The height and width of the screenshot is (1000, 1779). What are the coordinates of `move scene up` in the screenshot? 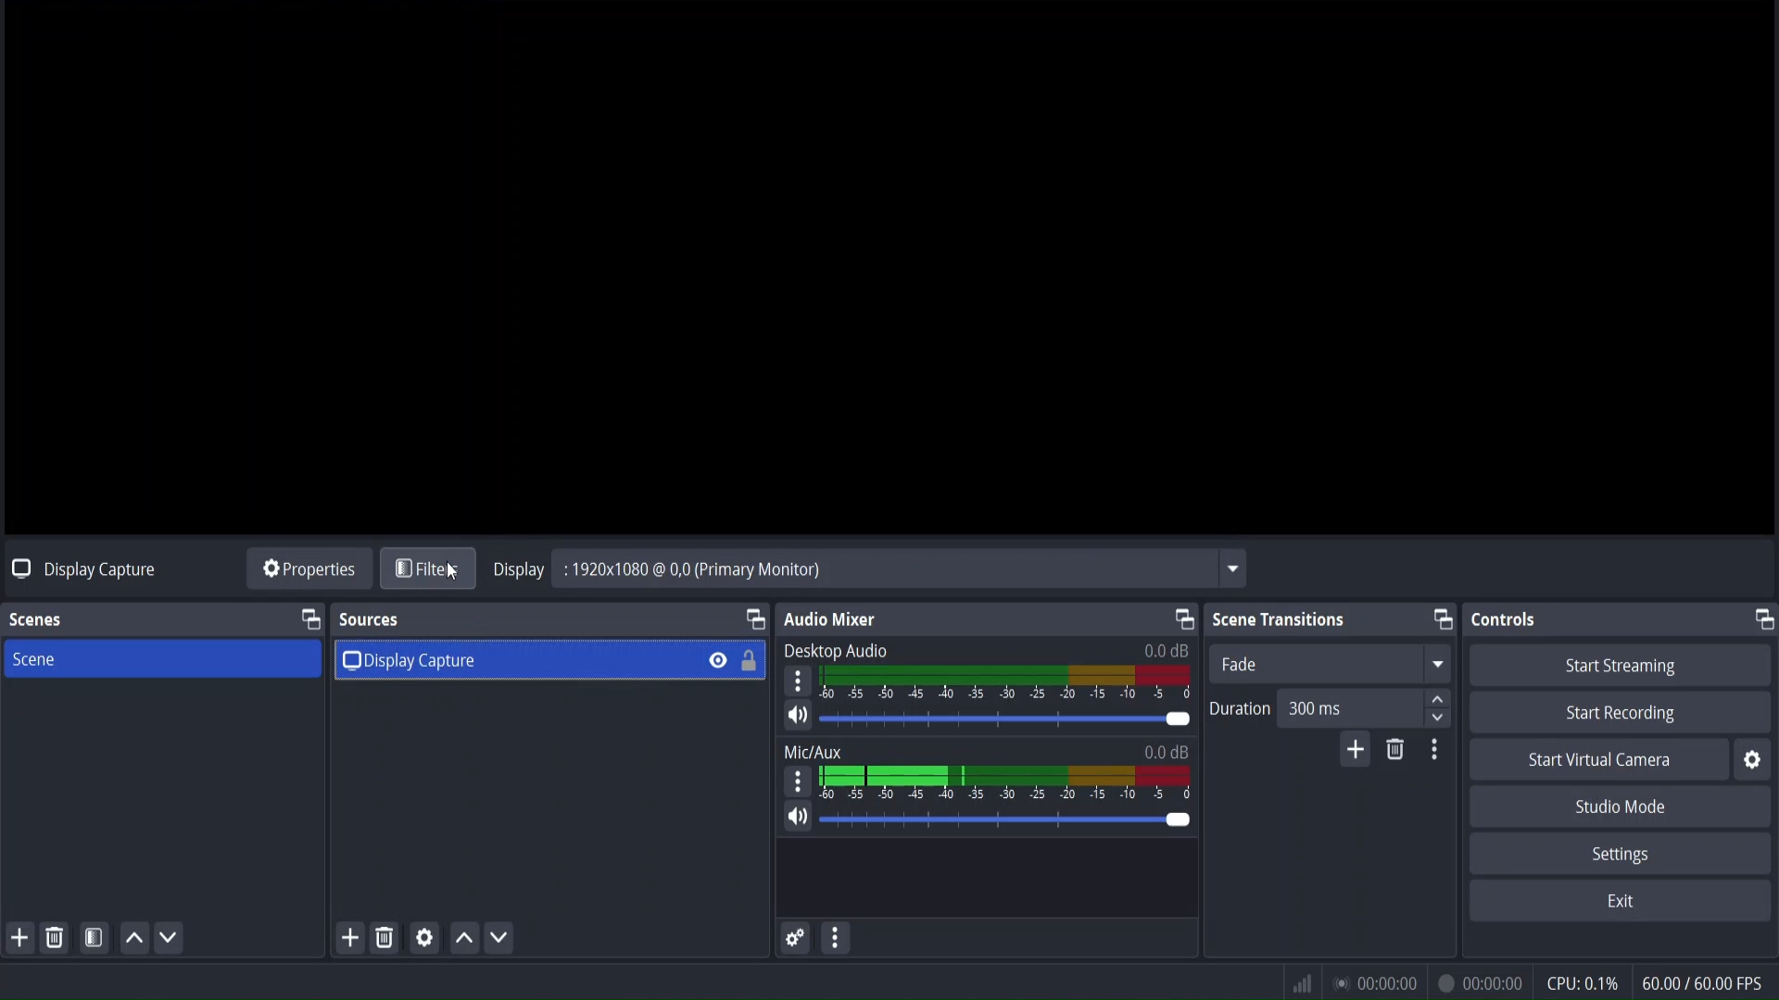 It's located at (132, 943).